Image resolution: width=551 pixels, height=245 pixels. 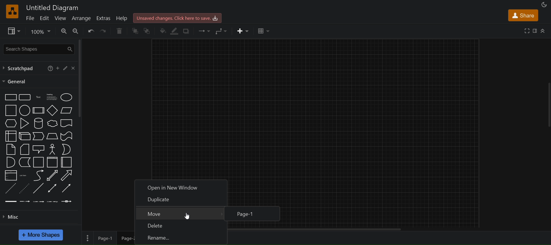 I want to click on text, so click(x=39, y=97).